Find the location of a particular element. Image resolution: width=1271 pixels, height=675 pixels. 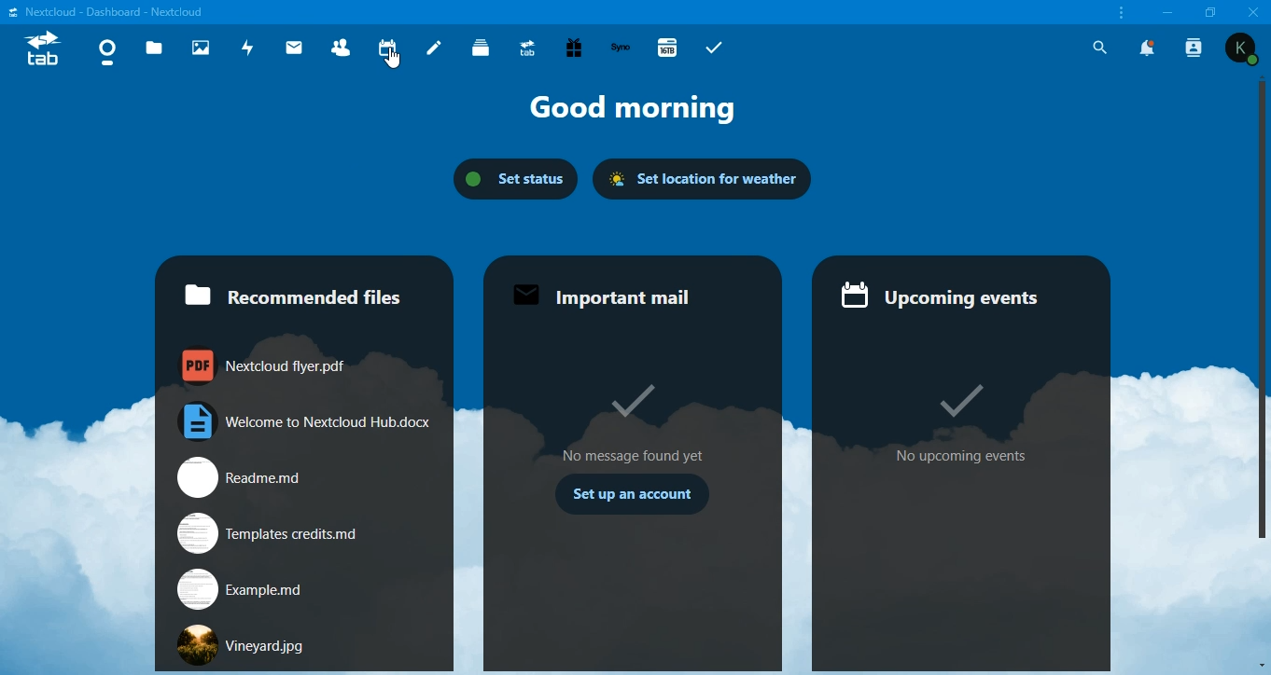

calendar is located at coordinates (387, 47).